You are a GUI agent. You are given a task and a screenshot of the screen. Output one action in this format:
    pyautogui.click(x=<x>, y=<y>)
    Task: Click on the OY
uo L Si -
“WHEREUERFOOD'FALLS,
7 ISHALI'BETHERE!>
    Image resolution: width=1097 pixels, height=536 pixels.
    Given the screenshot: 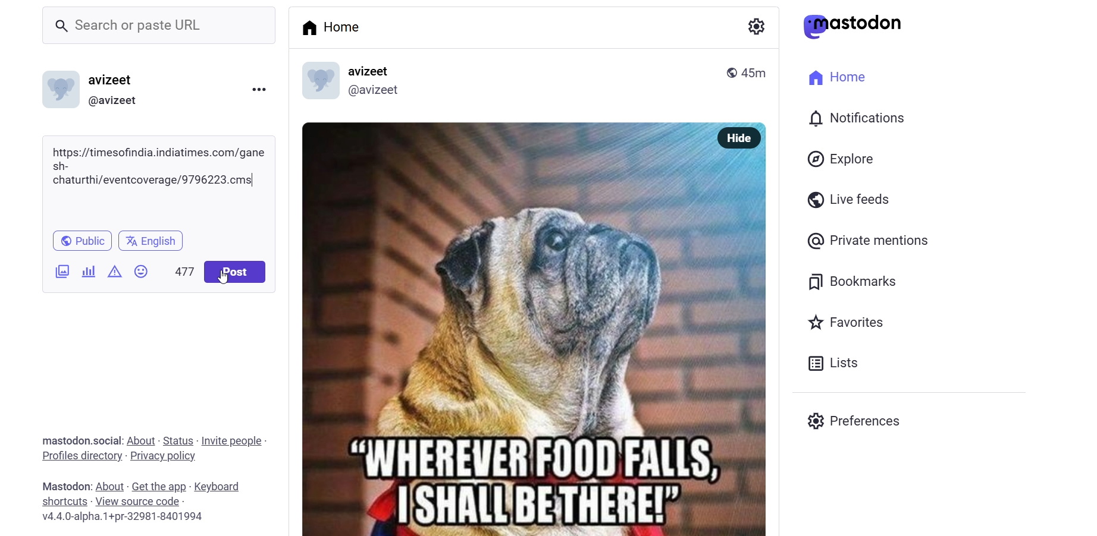 What is the action you would take?
    pyautogui.click(x=538, y=340)
    